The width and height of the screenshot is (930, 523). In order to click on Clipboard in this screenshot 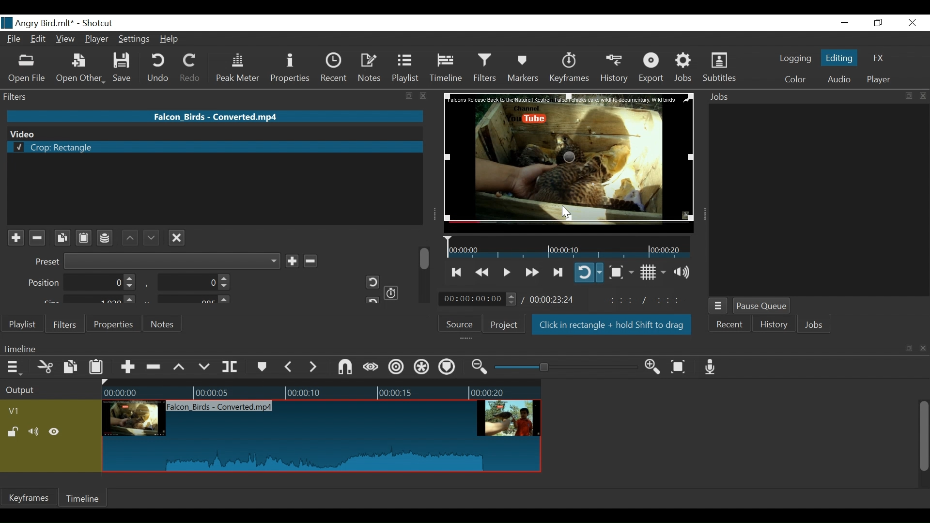, I will do `click(85, 237)`.